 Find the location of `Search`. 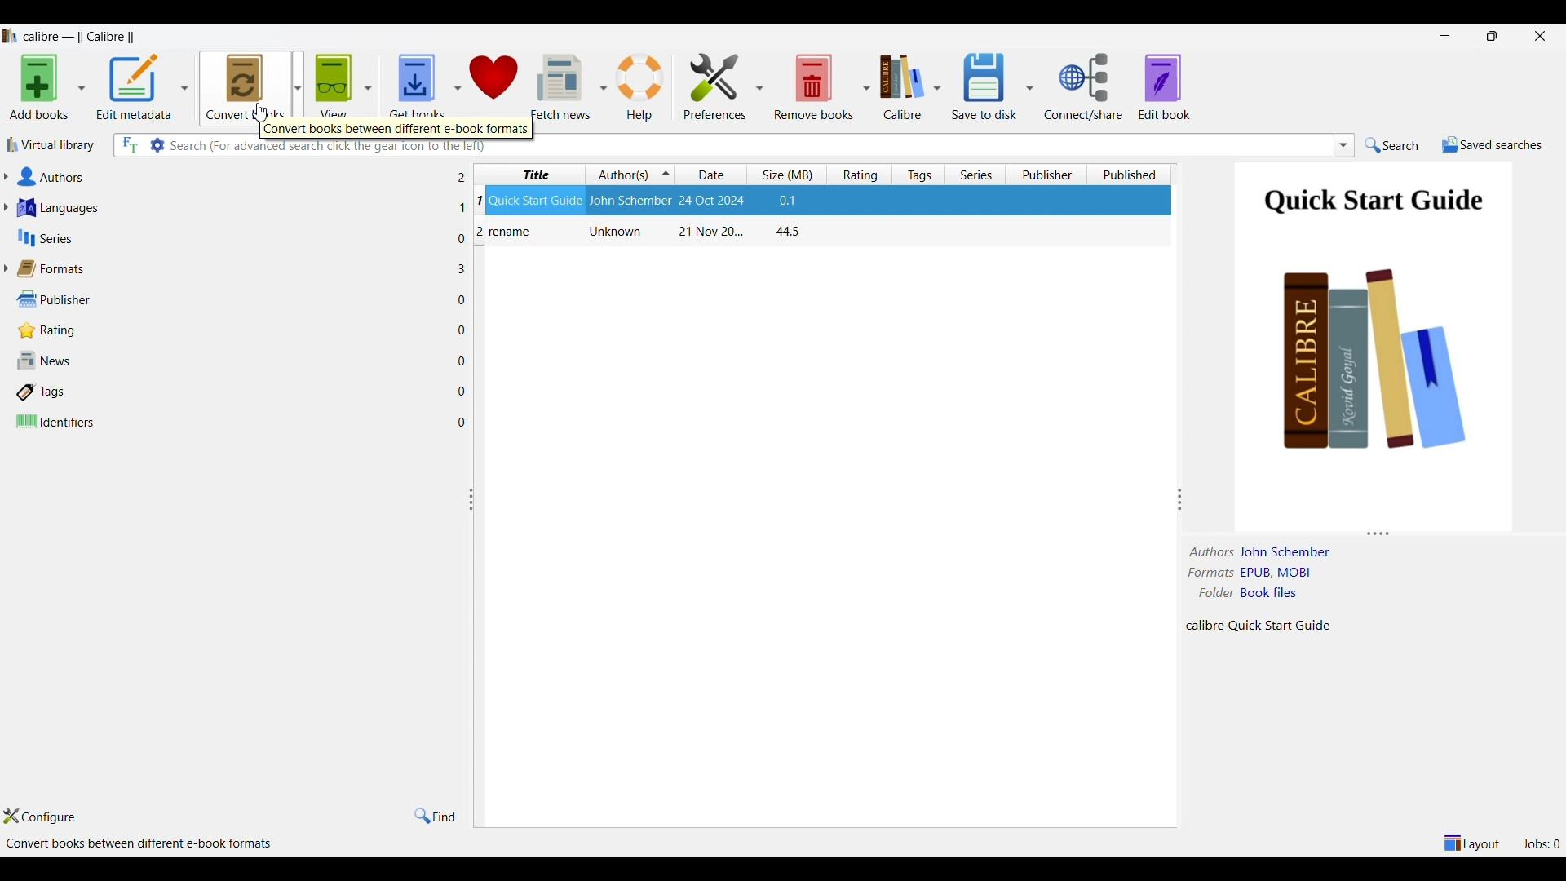

Search is located at coordinates (1391, 145).